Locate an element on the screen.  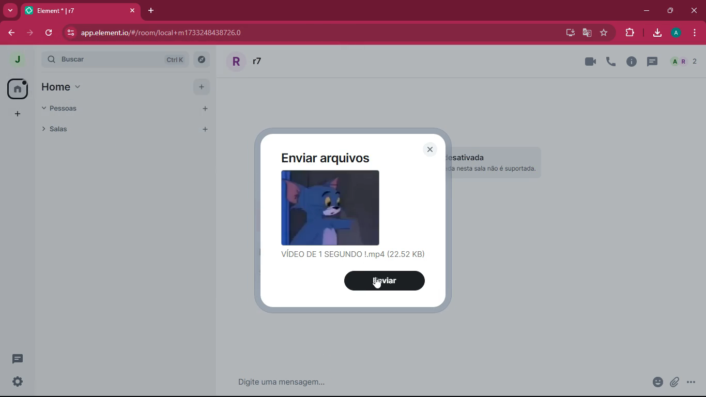
close is located at coordinates (697, 11).